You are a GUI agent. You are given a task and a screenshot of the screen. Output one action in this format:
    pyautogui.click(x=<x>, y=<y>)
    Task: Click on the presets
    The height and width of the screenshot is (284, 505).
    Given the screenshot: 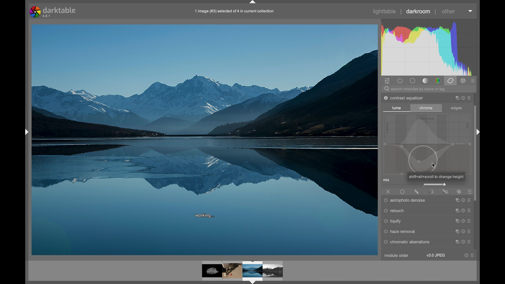 What is the action you would take?
    pyautogui.click(x=473, y=80)
    